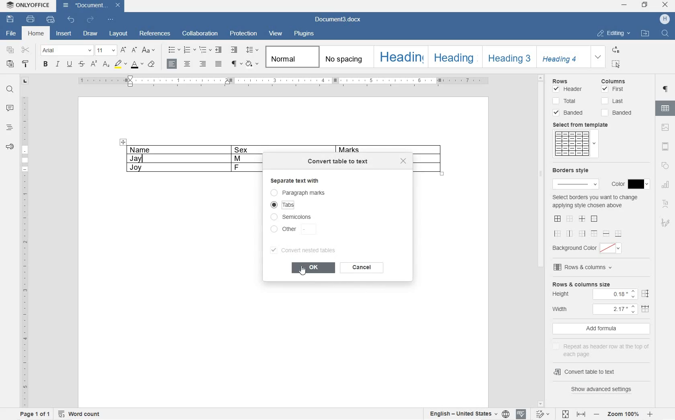 The width and height of the screenshot is (675, 420). I want to click on HEADING 4, so click(561, 56).